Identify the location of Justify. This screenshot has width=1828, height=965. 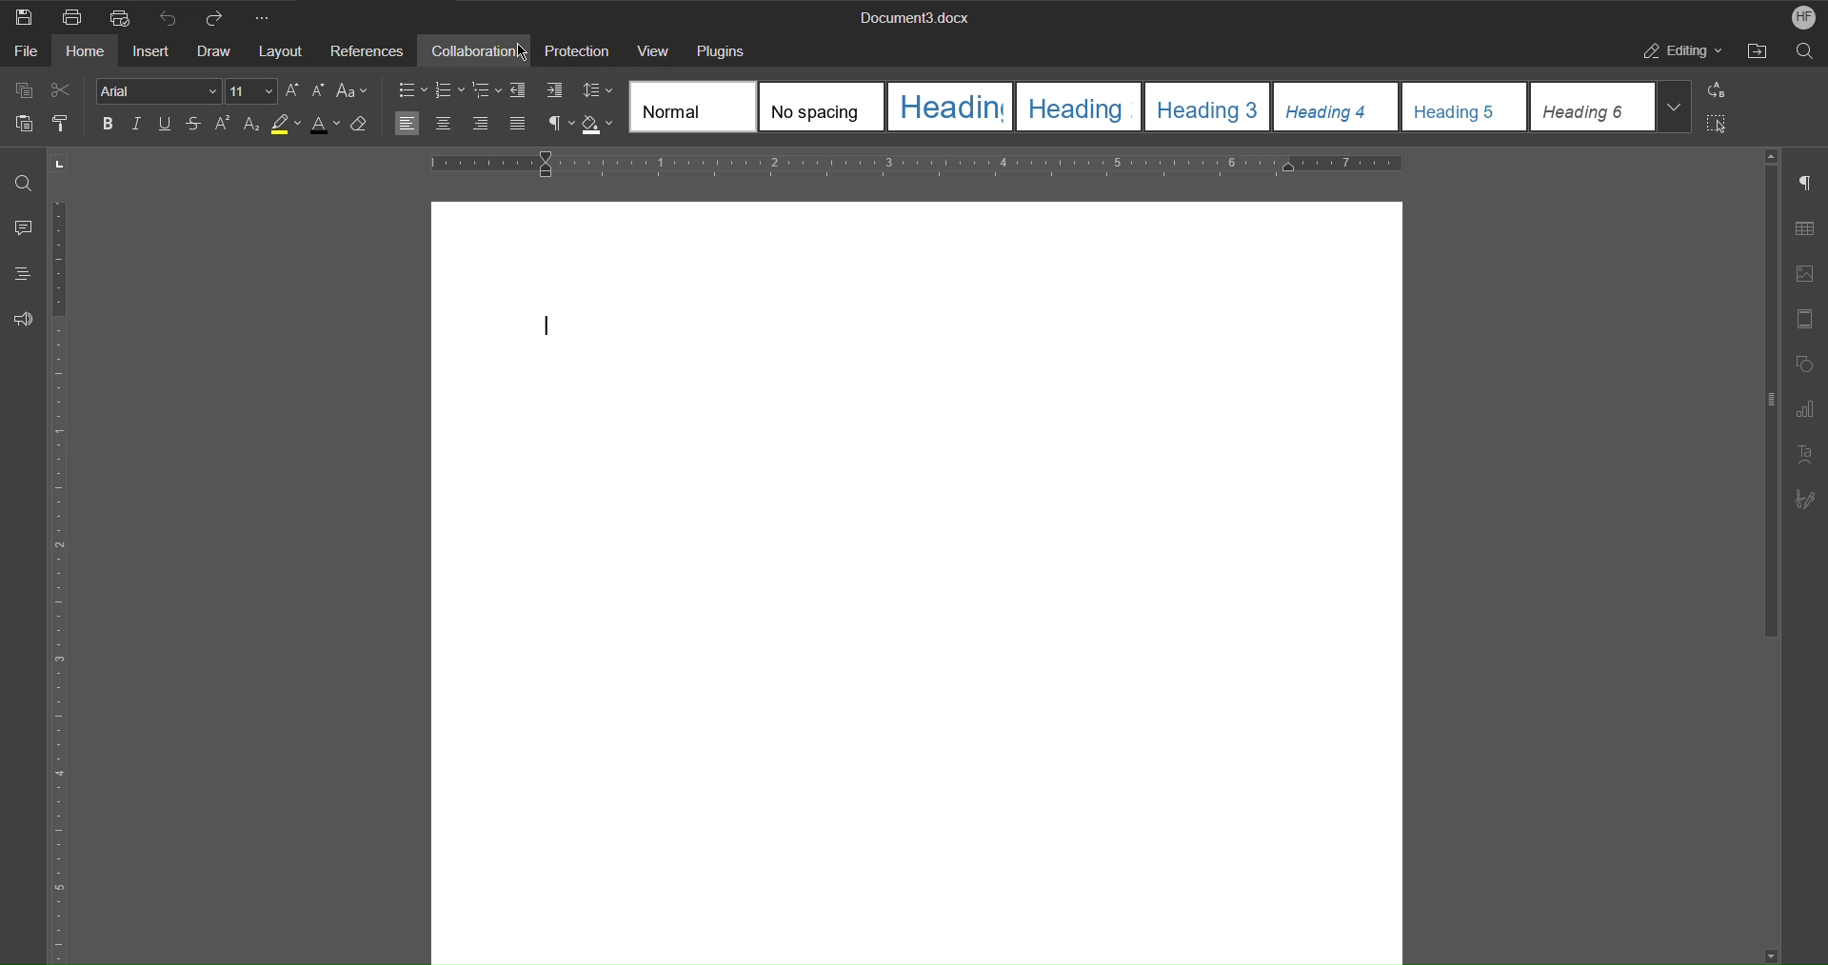
(516, 121).